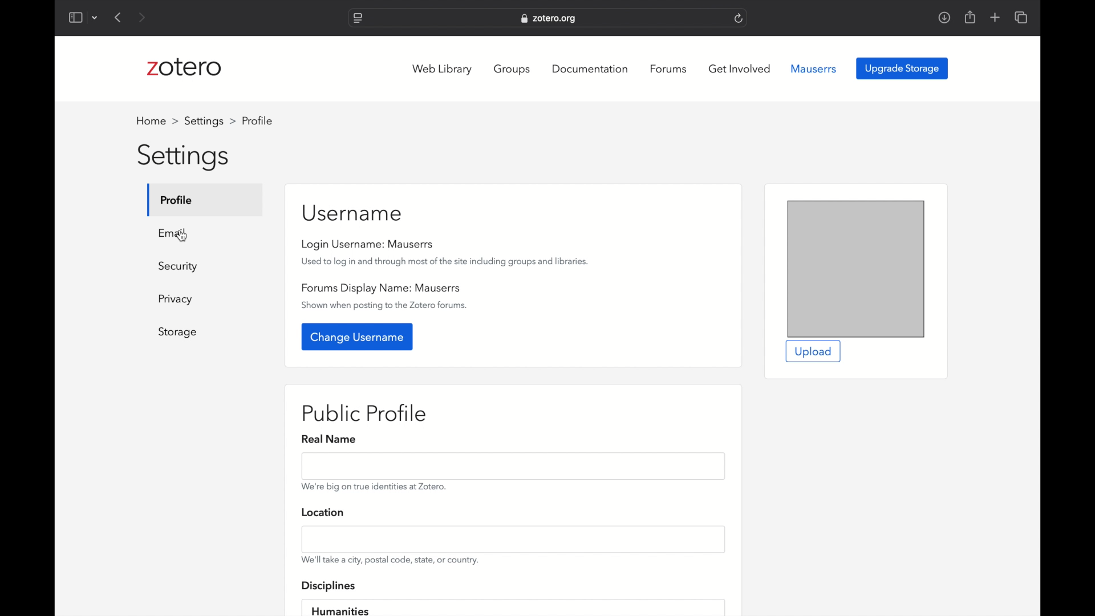 This screenshot has width=1095, height=616. Describe the element at coordinates (513, 70) in the screenshot. I see `groups` at that location.